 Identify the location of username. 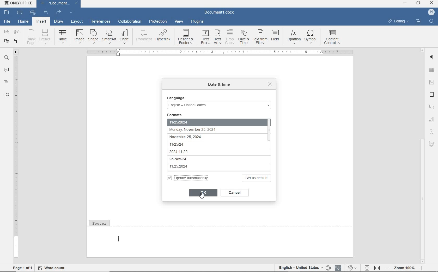
(431, 12).